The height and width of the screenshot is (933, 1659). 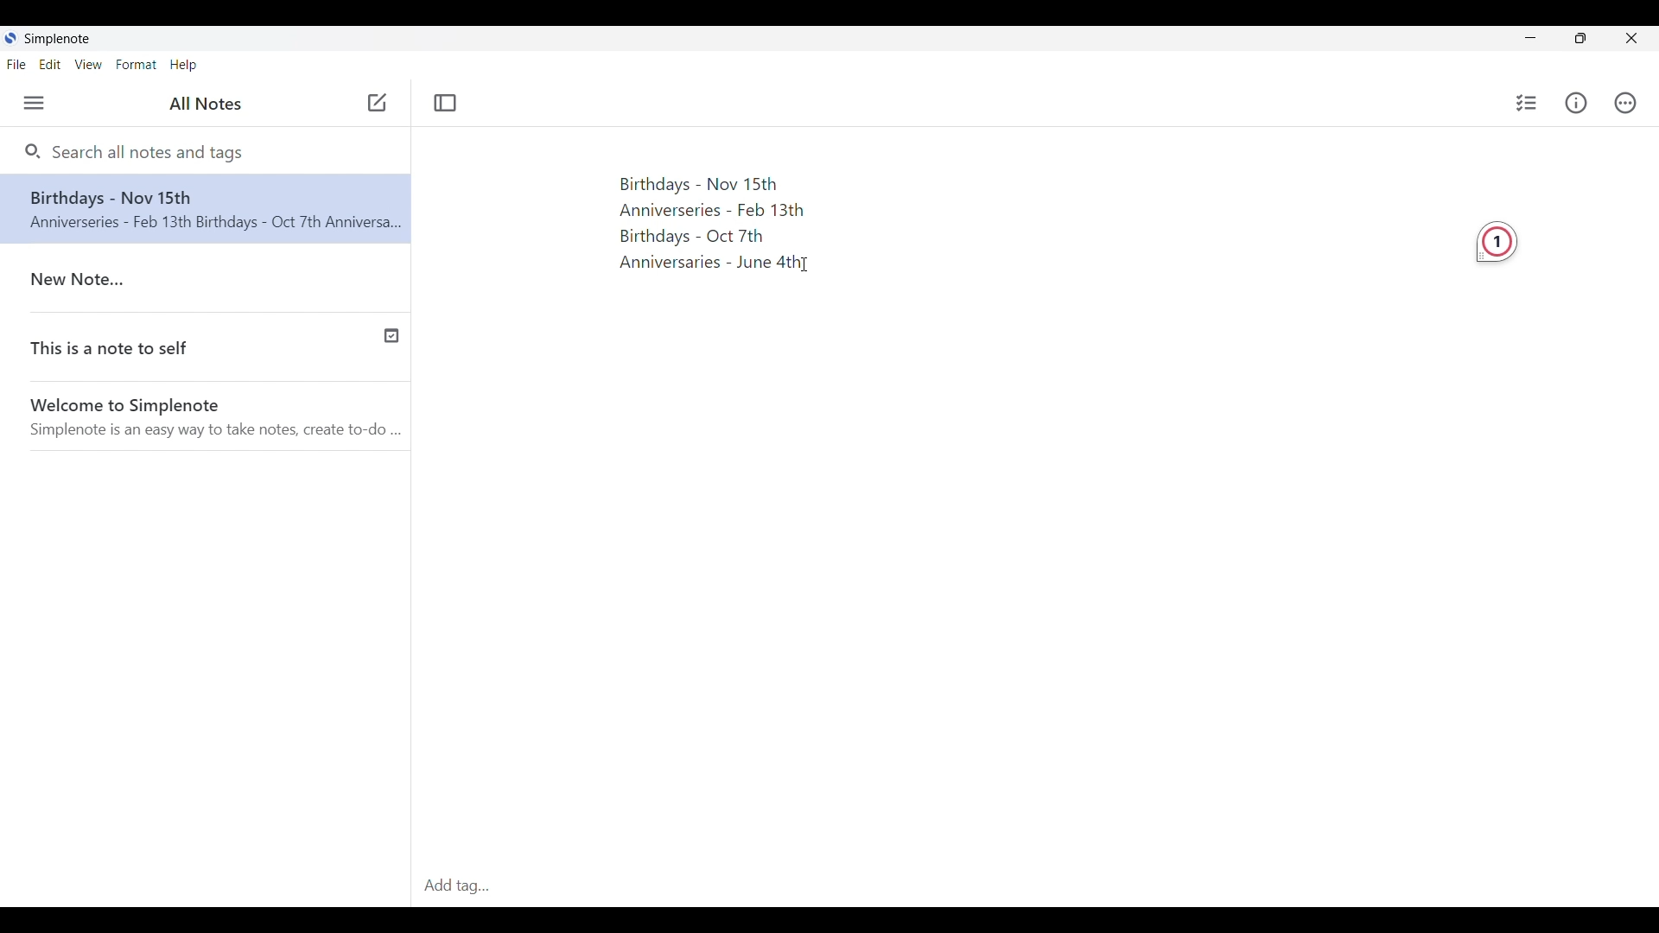 What do you see at coordinates (183, 66) in the screenshot?
I see `Help menu` at bounding box center [183, 66].